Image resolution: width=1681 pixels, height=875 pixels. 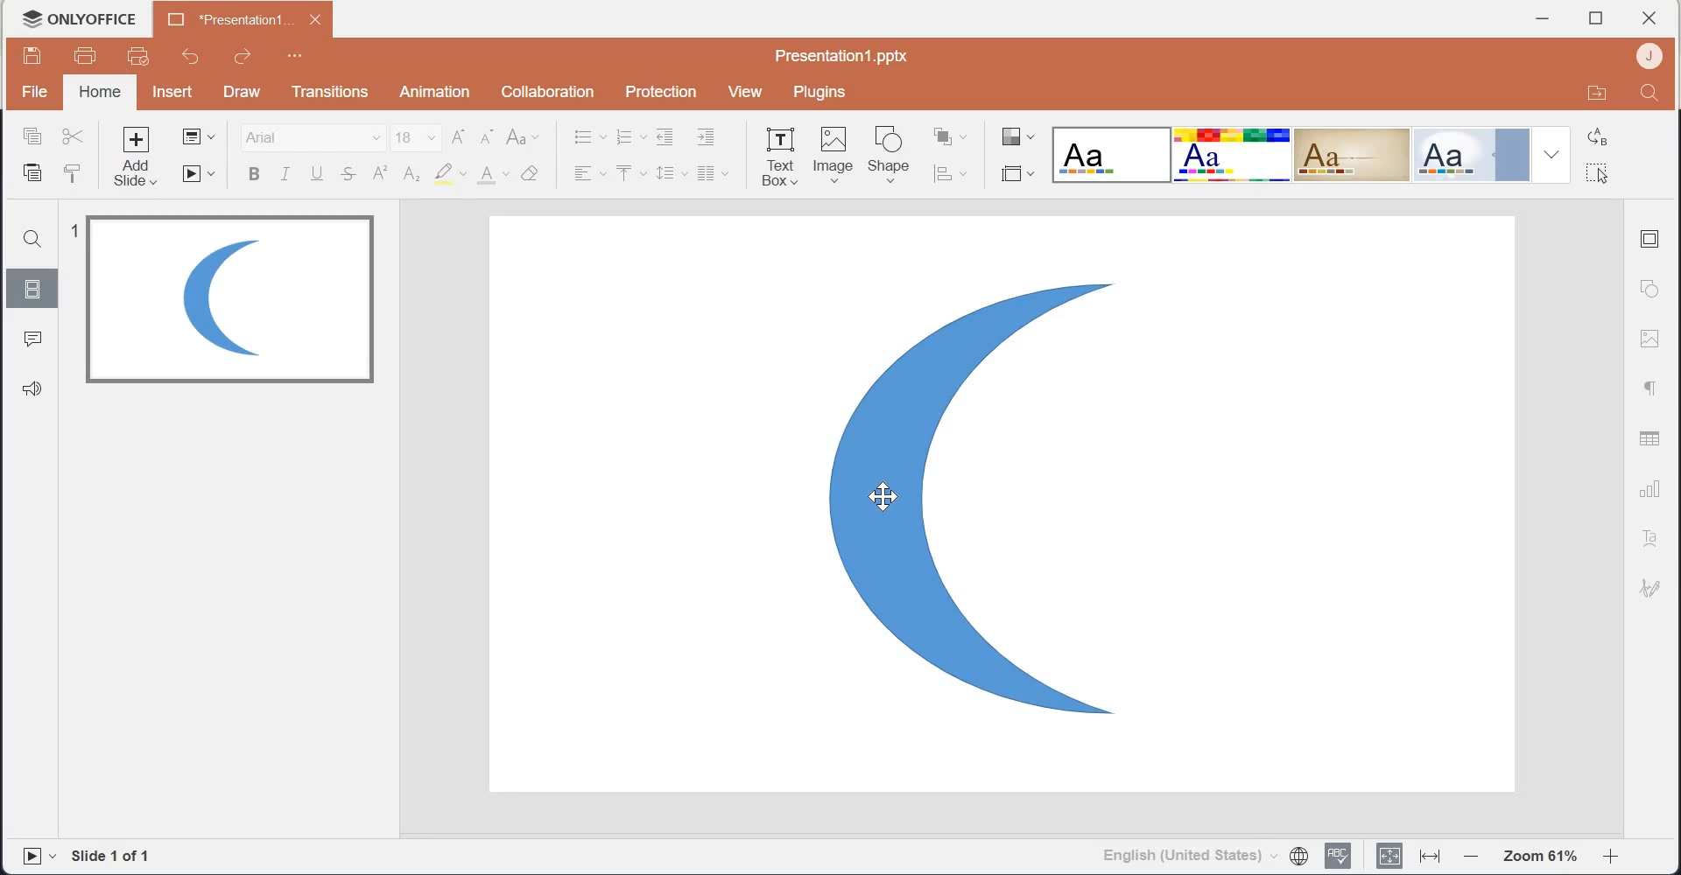 What do you see at coordinates (240, 56) in the screenshot?
I see `Redo` at bounding box center [240, 56].